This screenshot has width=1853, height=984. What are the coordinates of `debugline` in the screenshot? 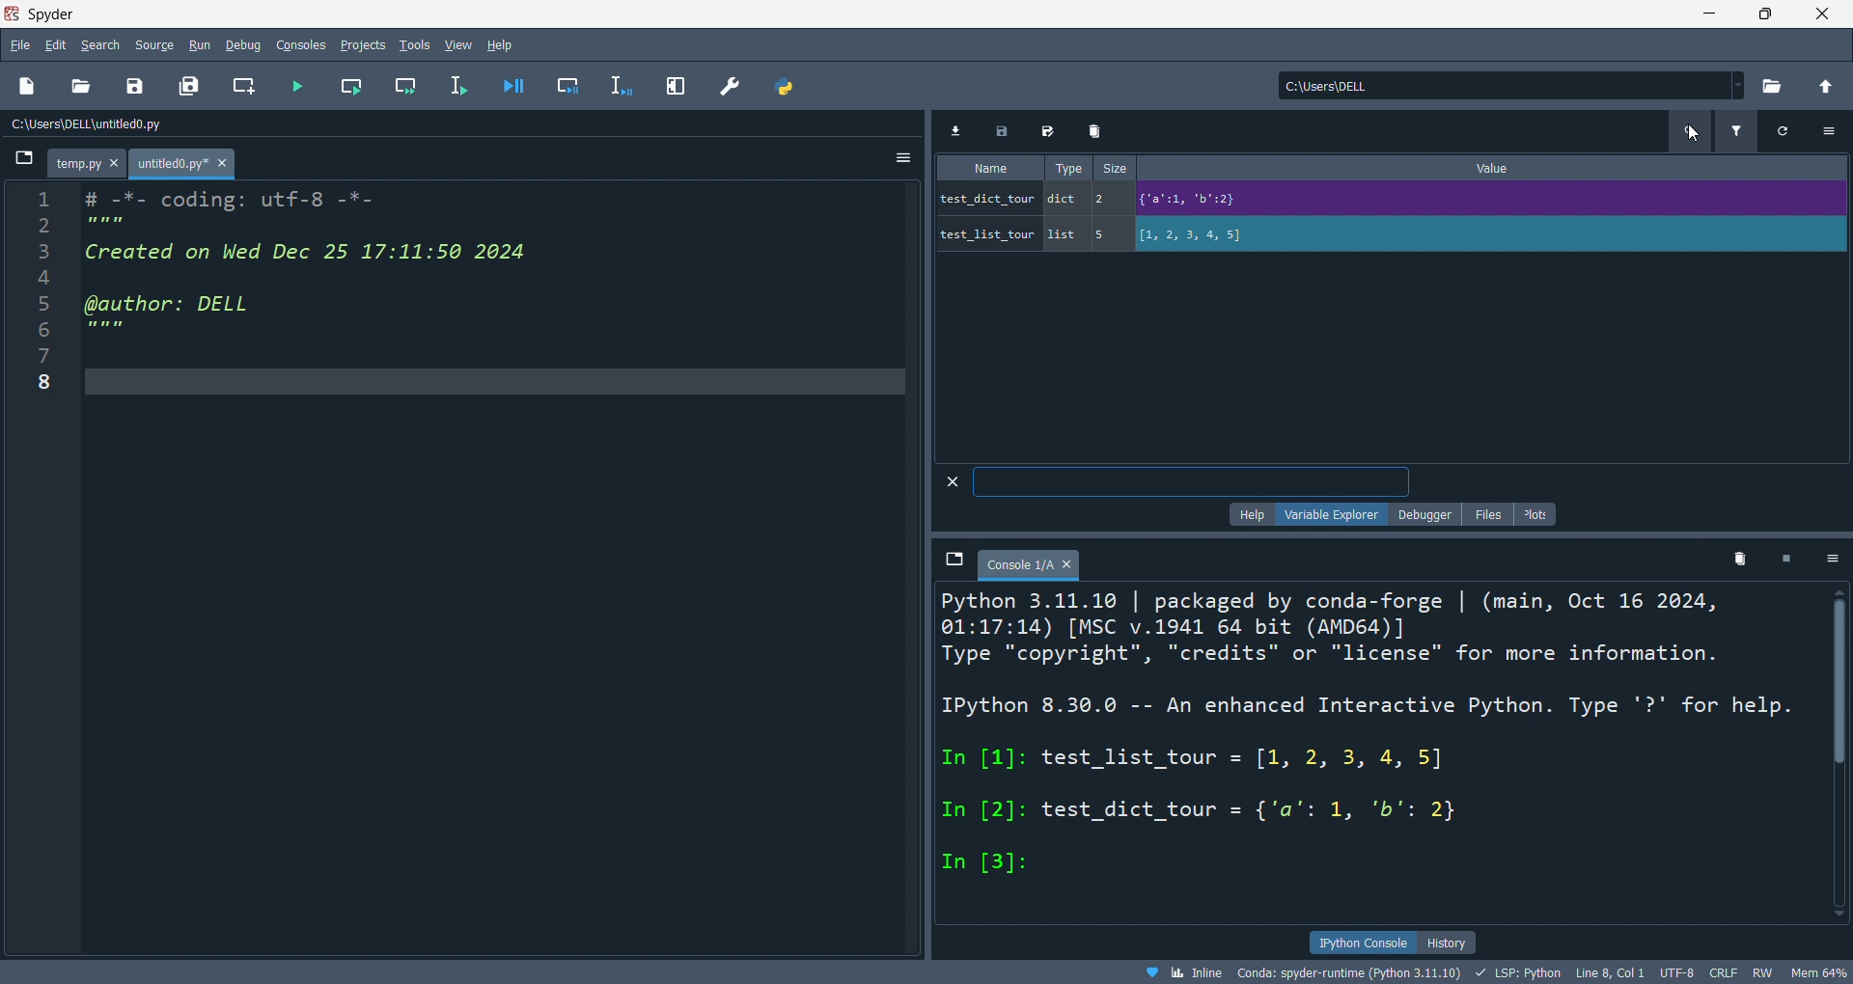 It's located at (614, 84).